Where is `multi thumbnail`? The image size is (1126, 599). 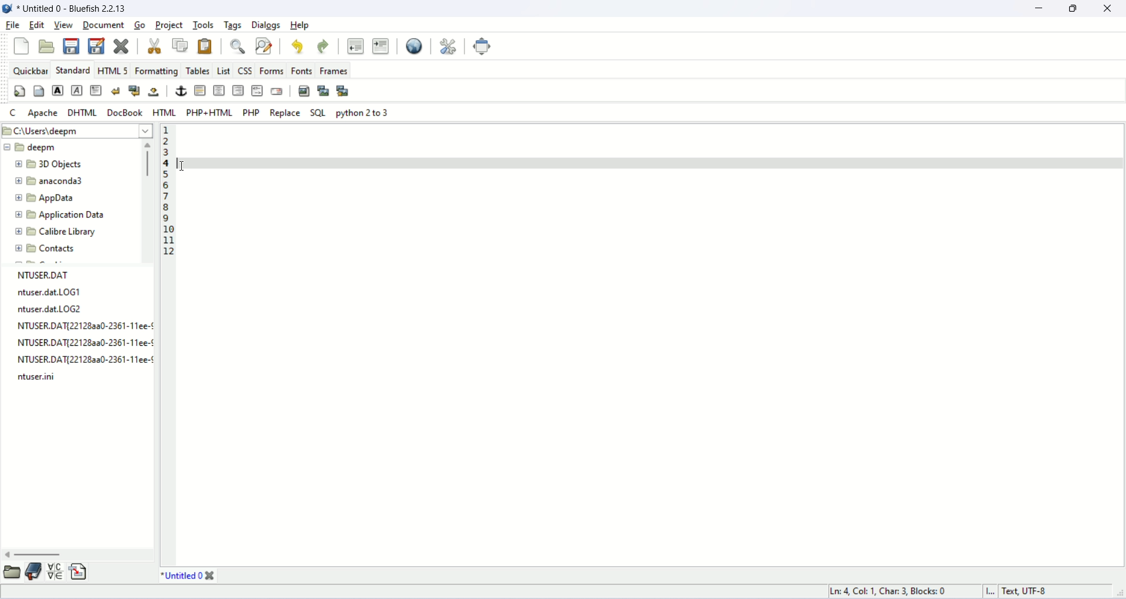
multi thumbnail is located at coordinates (344, 91).